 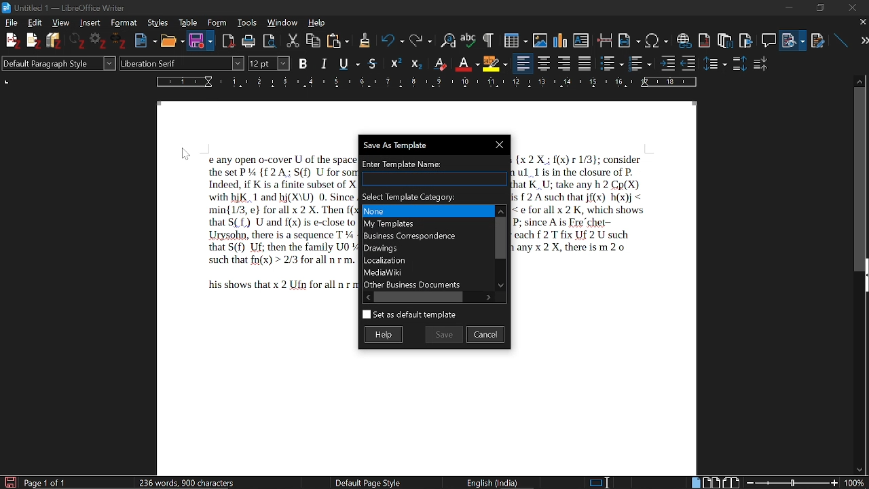 I want to click on Move right, so click(x=489, y=296).